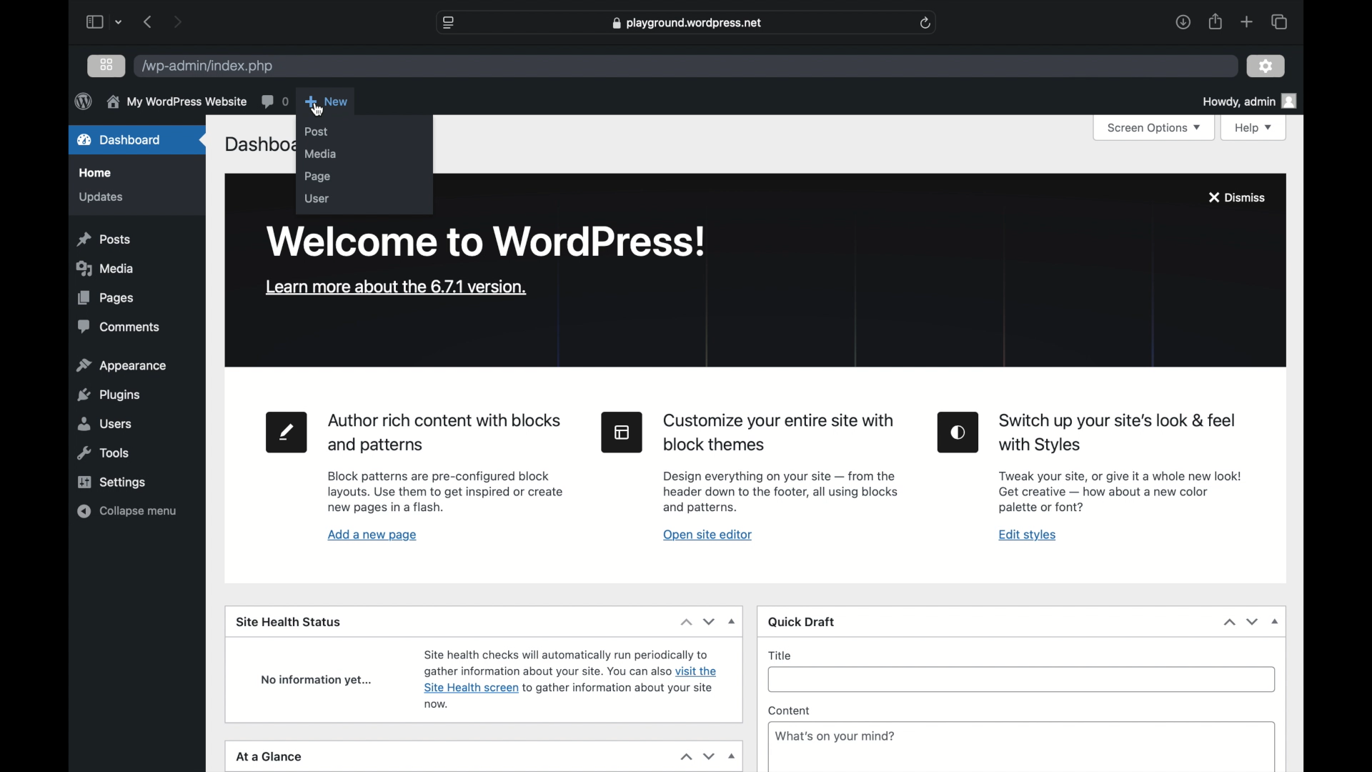  Describe the element at coordinates (1025, 684) in the screenshot. I see `title input` at that location.